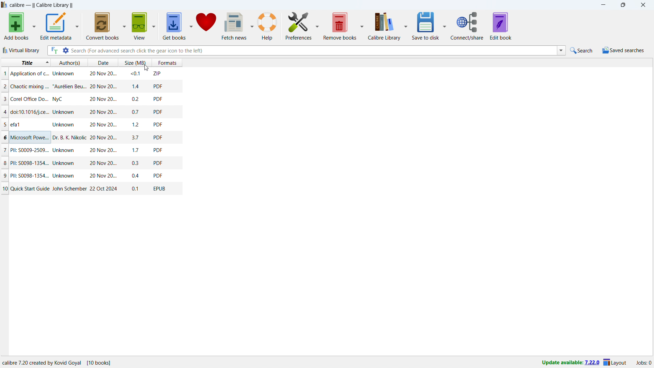 The width and height of the screenshot is (654, 368). I want to click on close, so click(643, 5).